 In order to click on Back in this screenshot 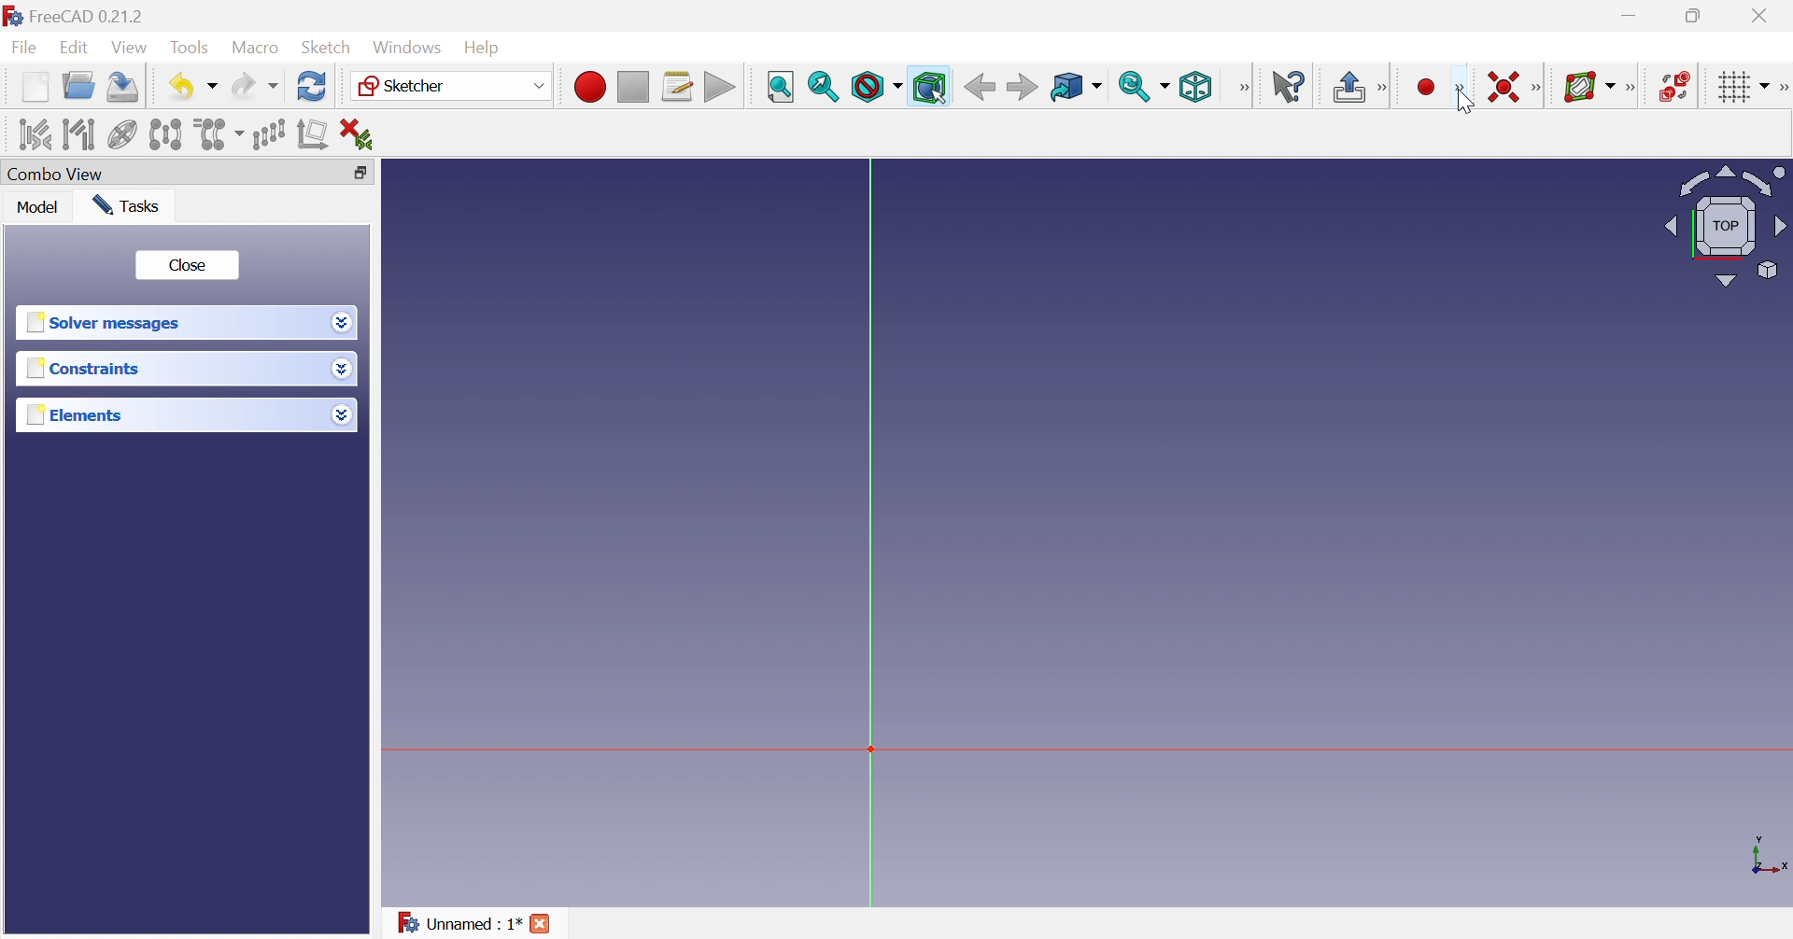, I will do `click(980, 88)`.